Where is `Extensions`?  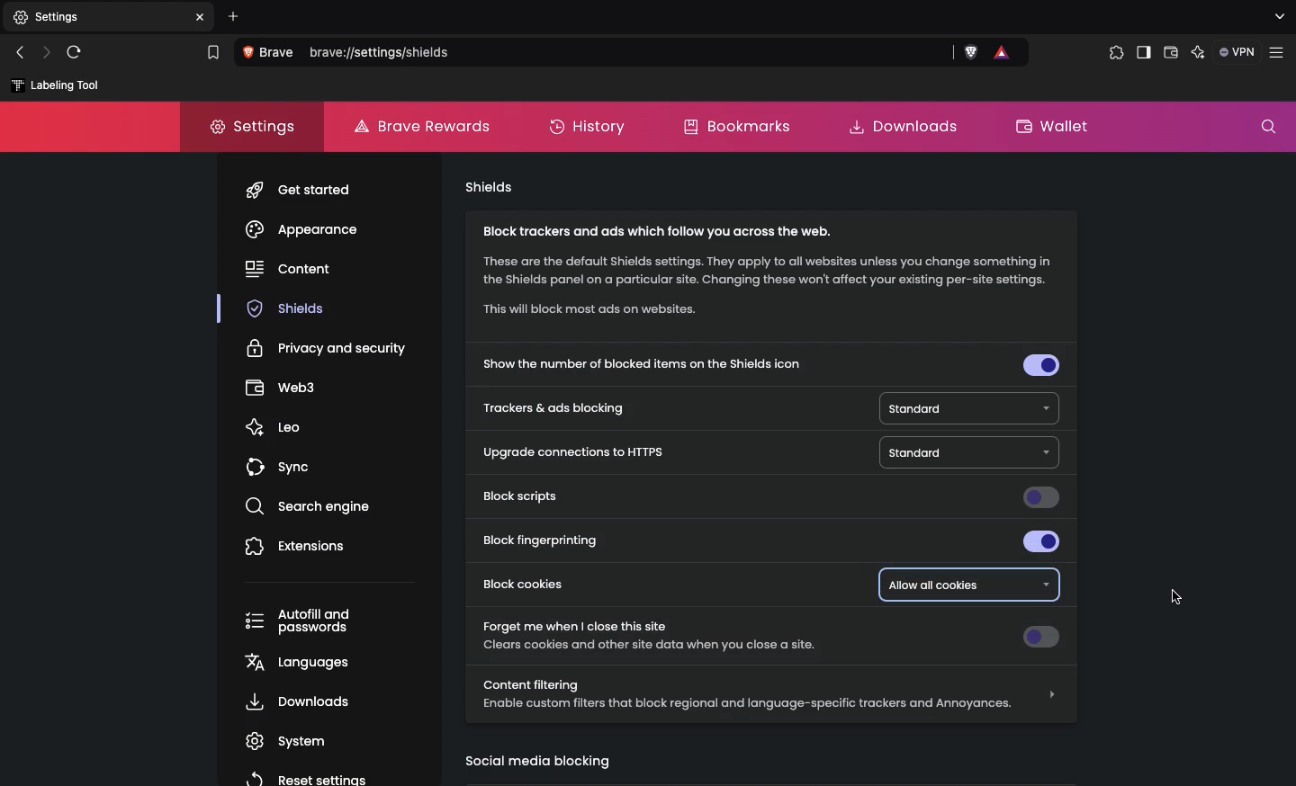 Extensions is located at coordinates (1116, 56).